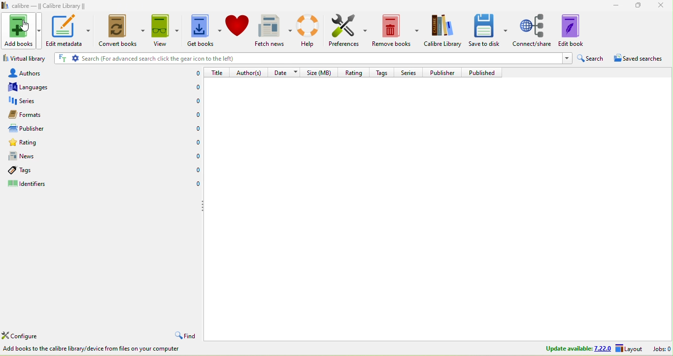 The image size is (673, 356). Describe the element at coordinates (357, 72) in the screenshot. I see `rating` at that location.